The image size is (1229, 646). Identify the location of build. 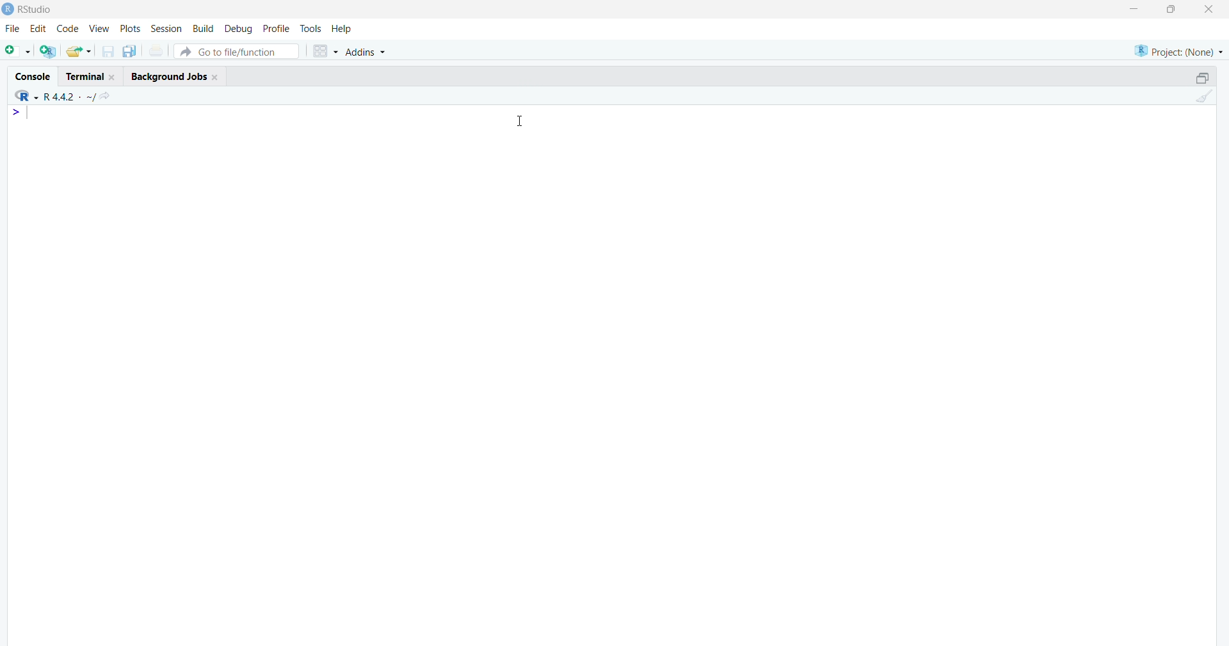
(202, 29).